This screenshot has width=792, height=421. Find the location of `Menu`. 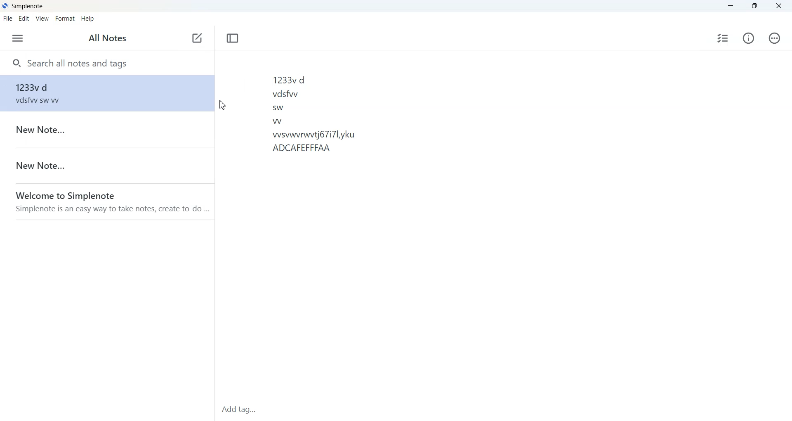

Menu is located at coordinates (18, 38).